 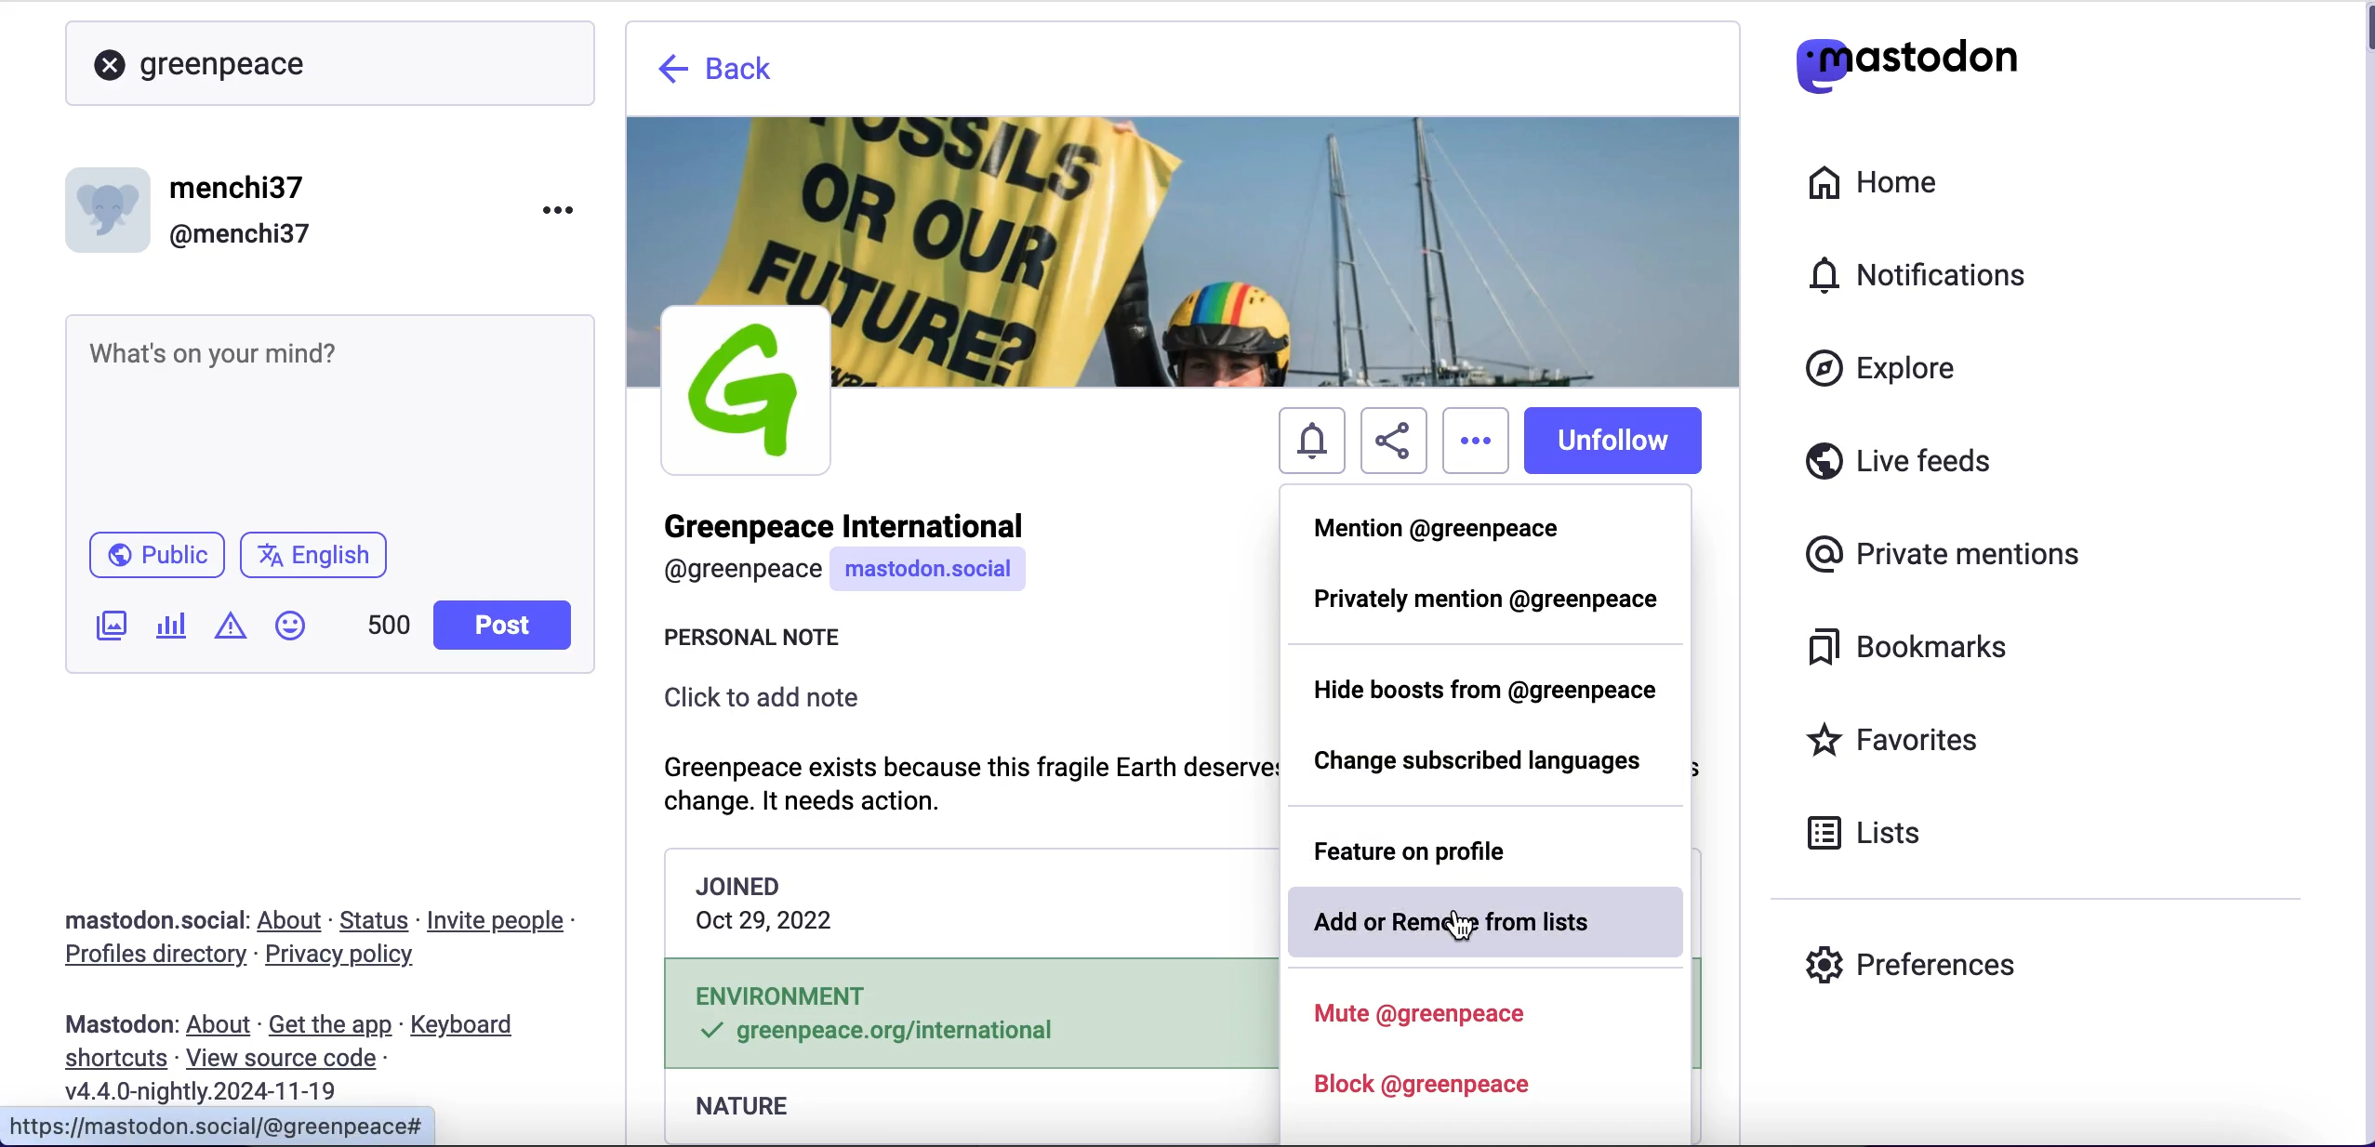 What do you see at coordinates (234, 628) in the screenshot?
I see `add content warning` at bounding box center [234, 628].